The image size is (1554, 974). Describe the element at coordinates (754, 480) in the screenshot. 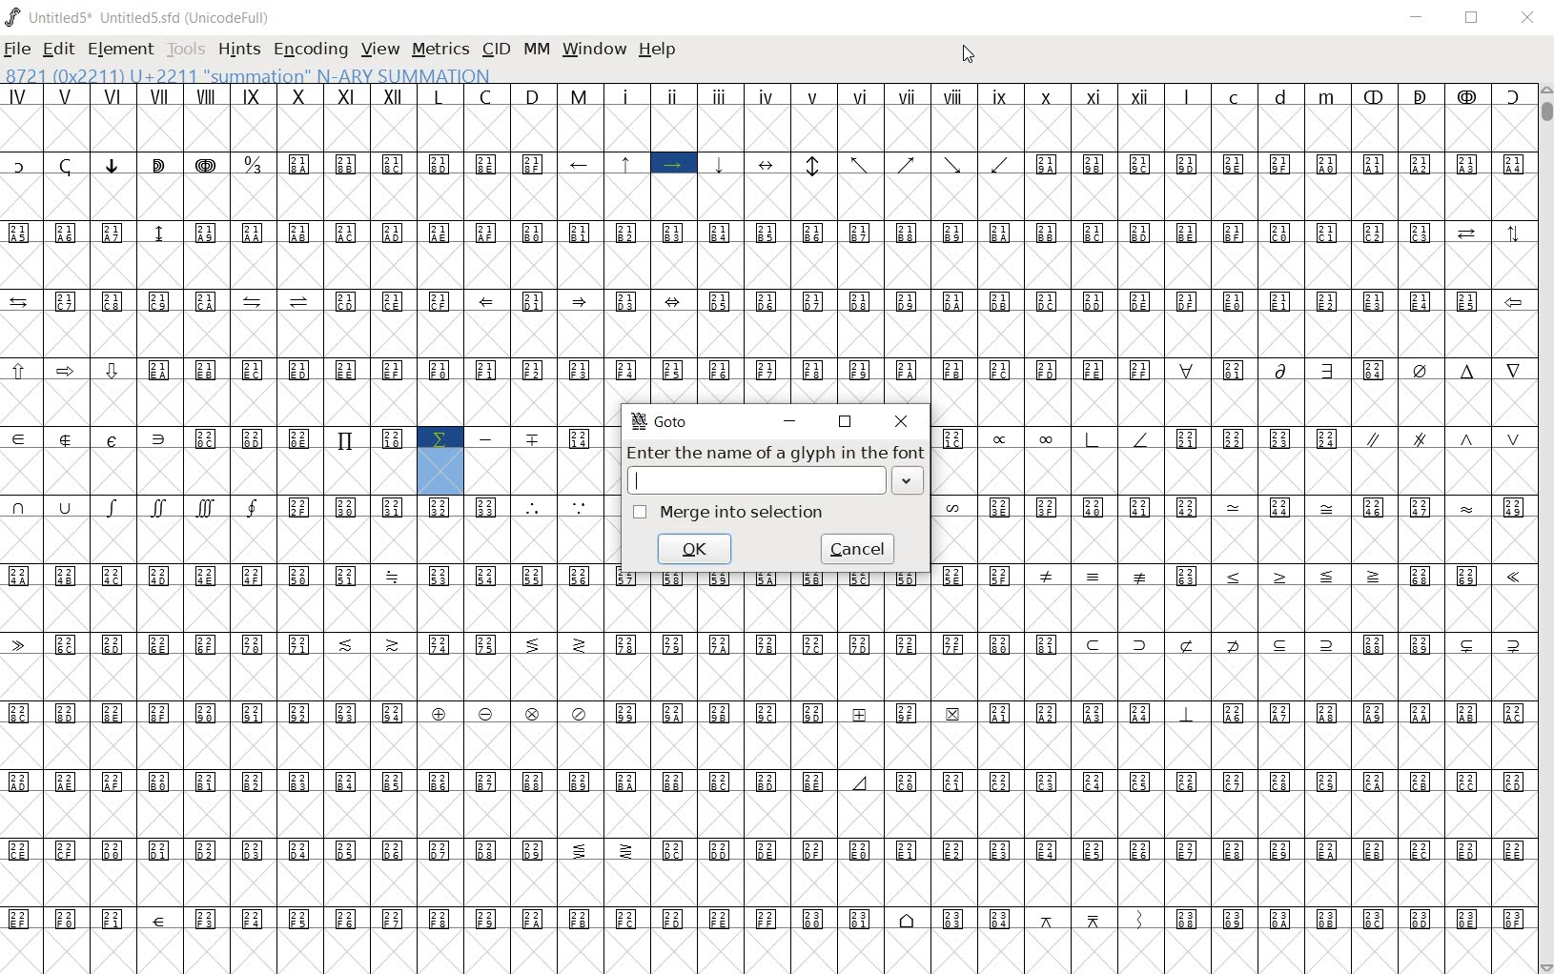

I see `input name box` at that location.